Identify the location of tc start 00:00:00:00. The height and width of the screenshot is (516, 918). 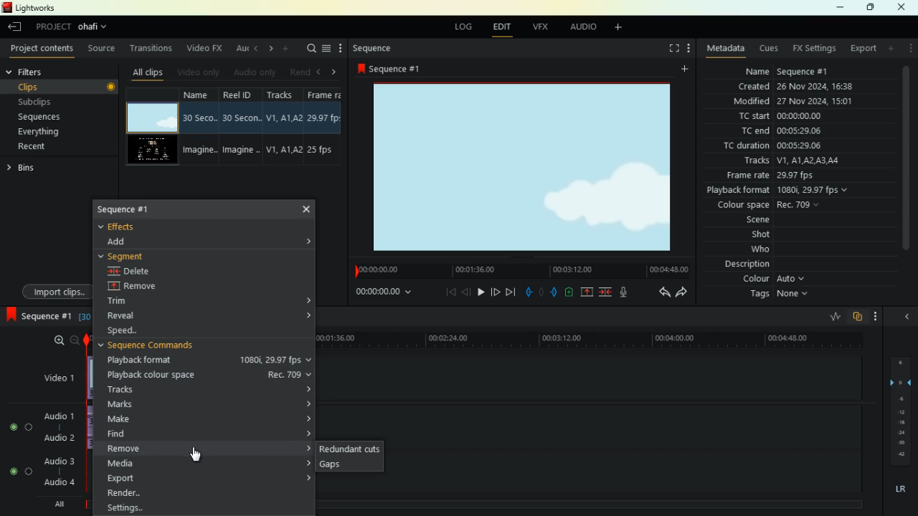
(798, 117).